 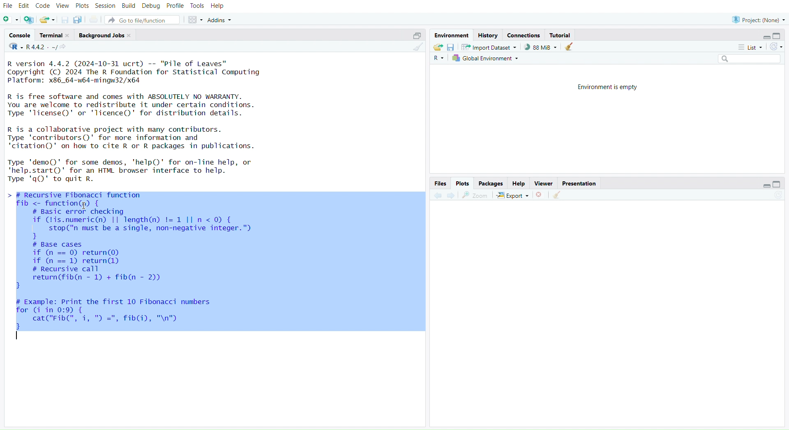 What do you see at coordinates (55, 35) in the screenshot?
I see `terminal` at bounding box center [55, 35].